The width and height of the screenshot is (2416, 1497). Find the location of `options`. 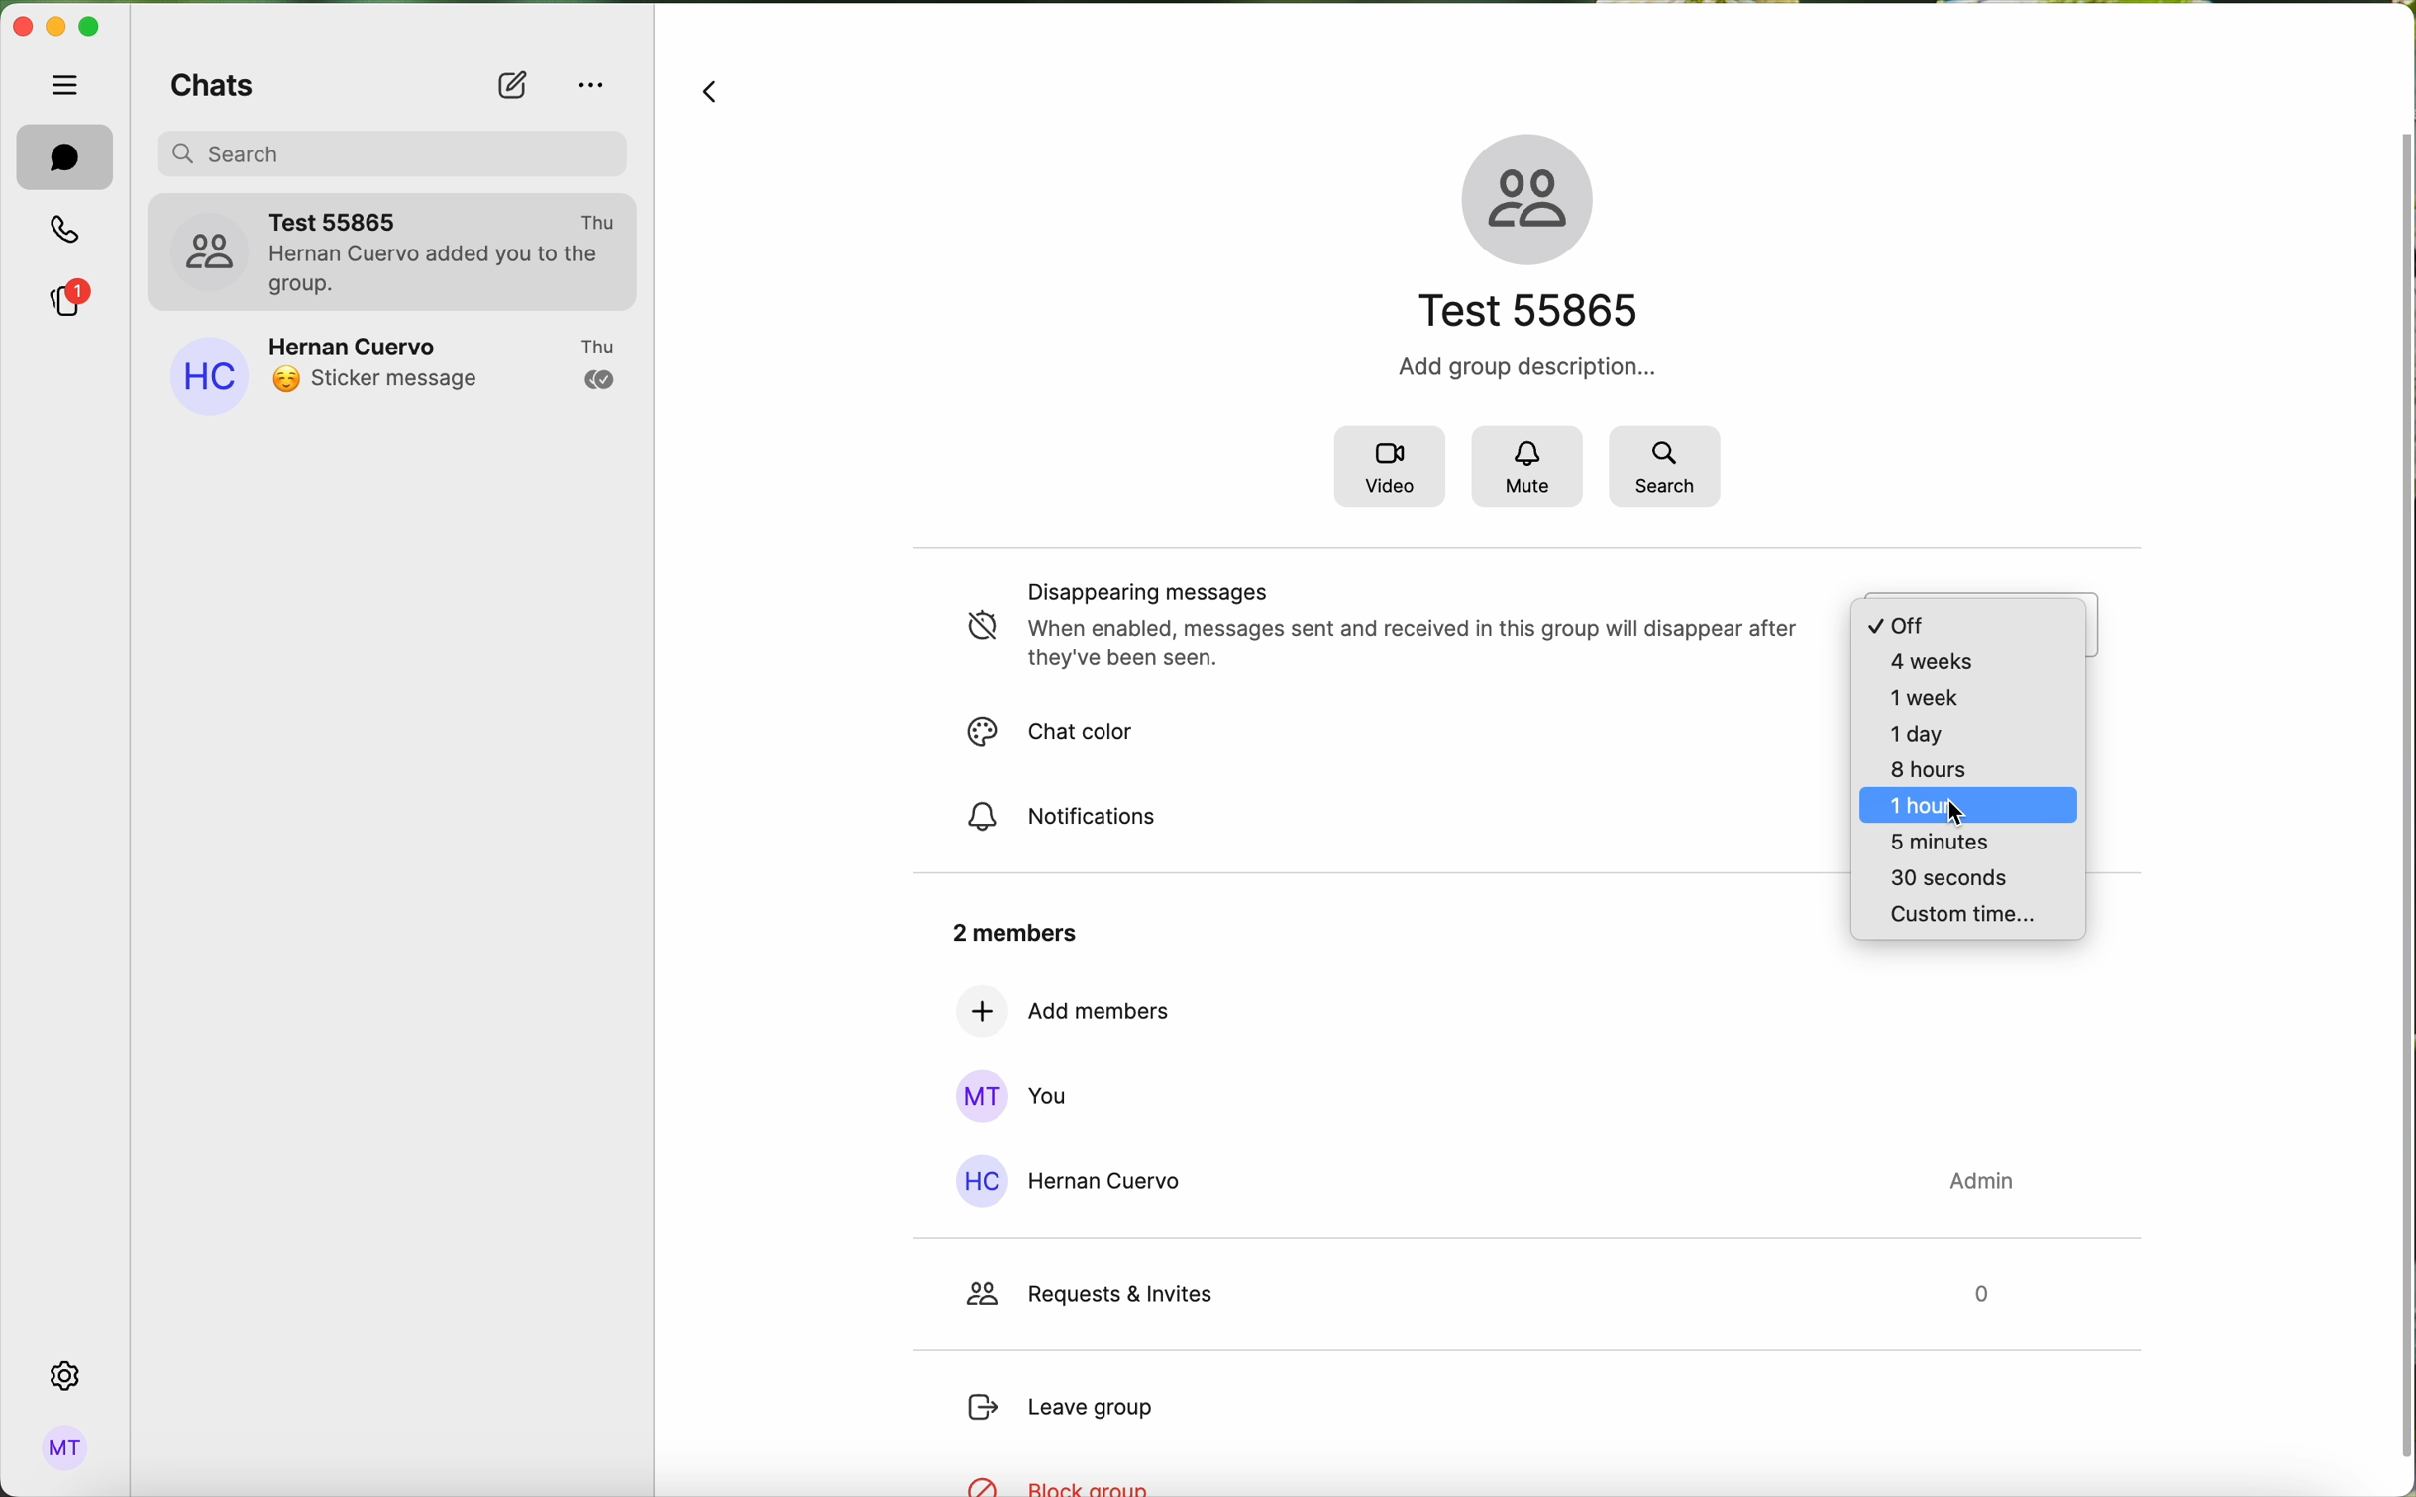

options is located at coordinates (588, 87).